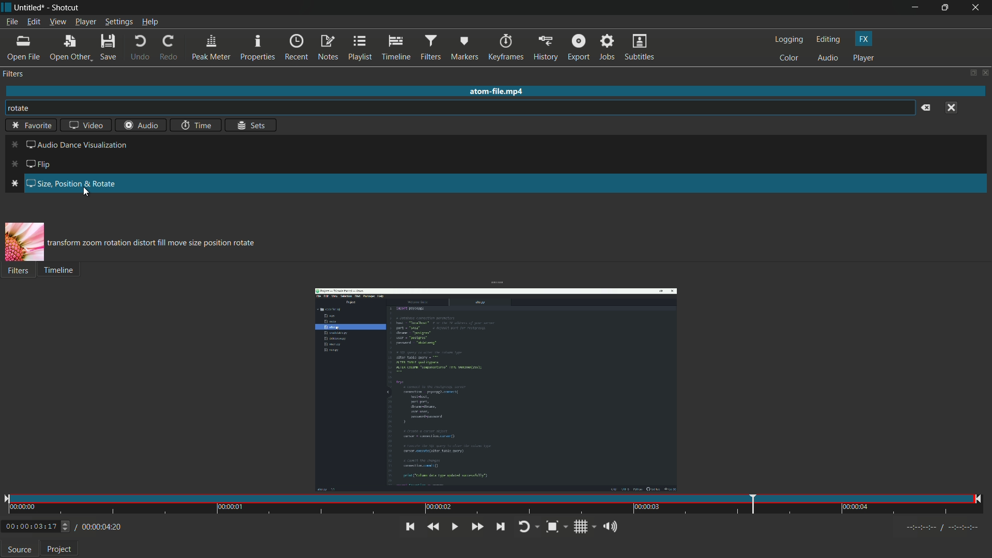 This screenshot has height=558, width=992. I want to click on untitled, so click(29, 8).